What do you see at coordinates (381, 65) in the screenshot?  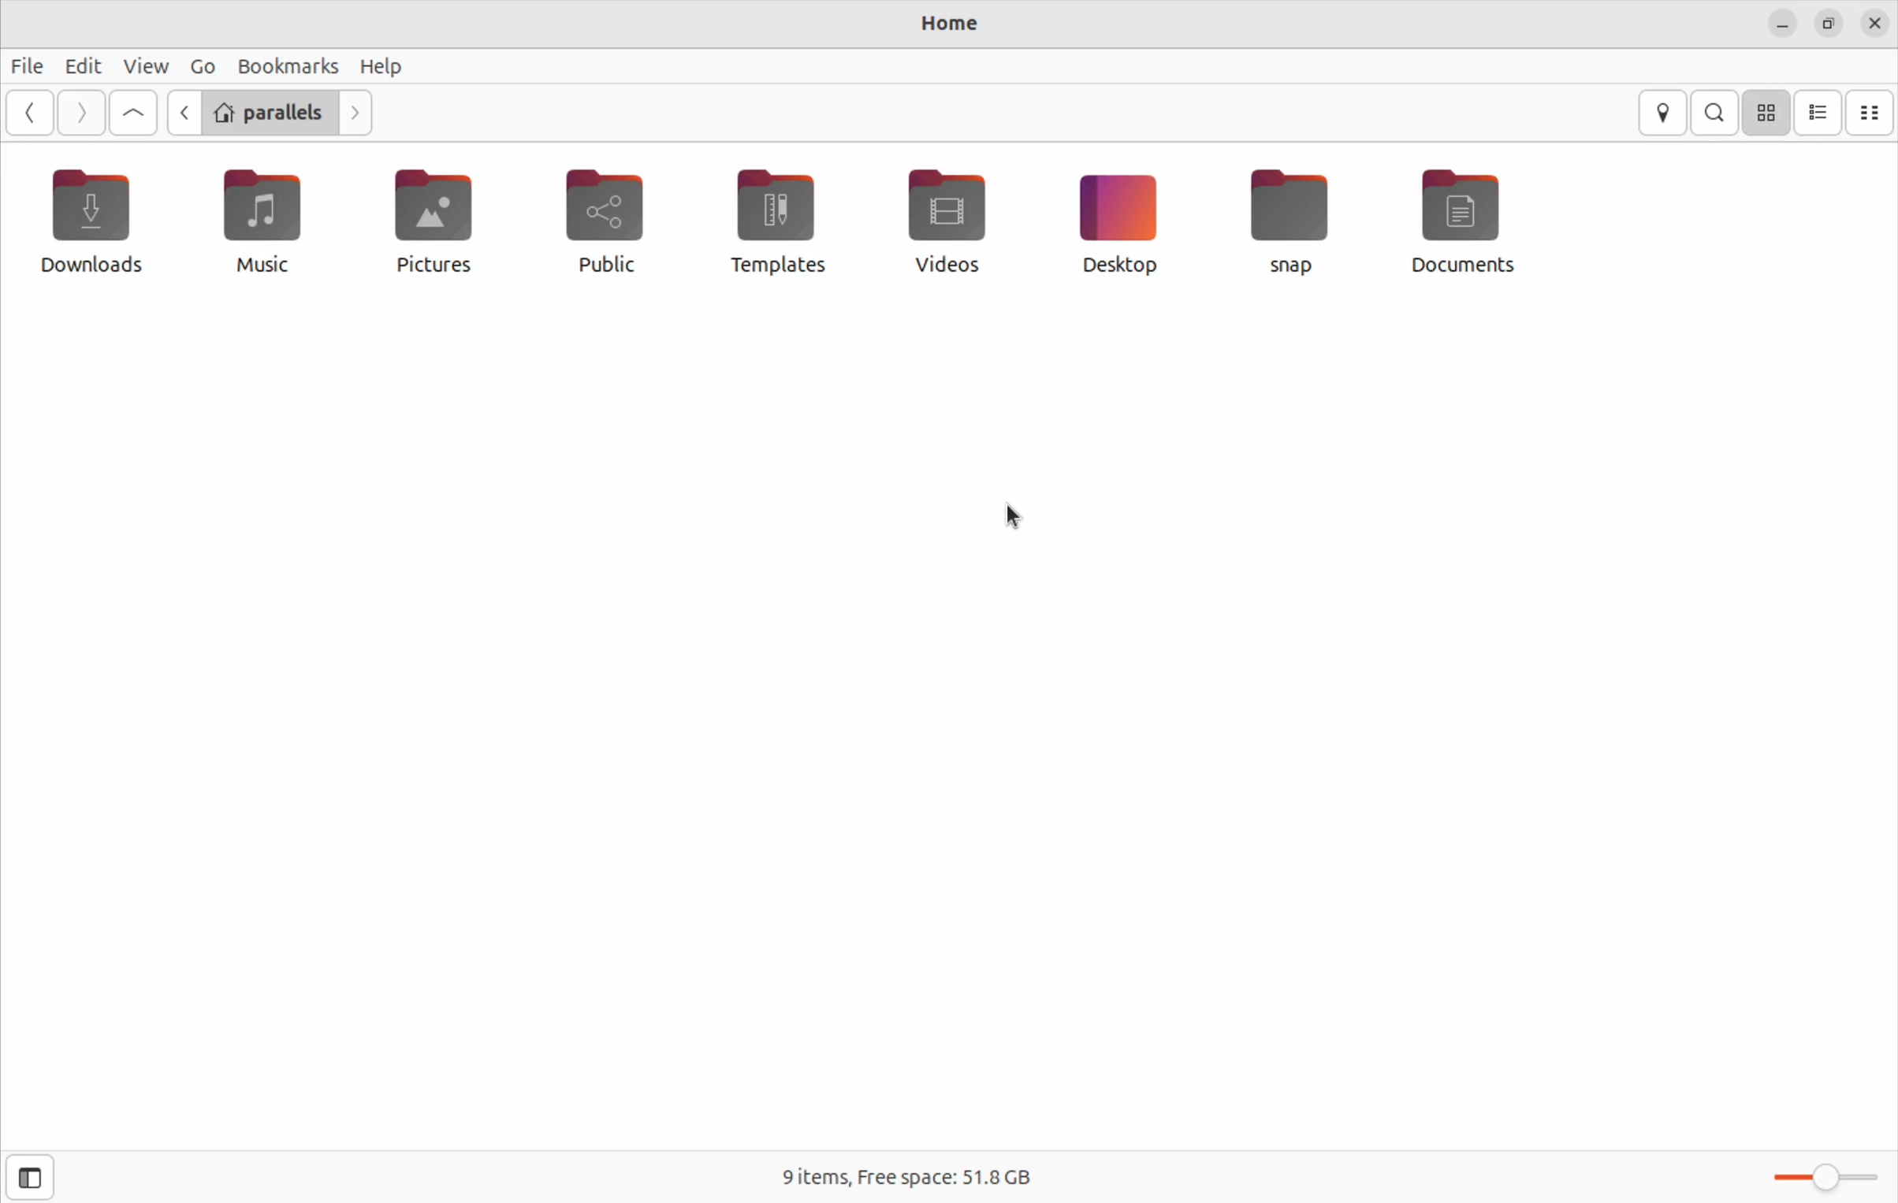 I see `Help` at bounding box center [381, 65].